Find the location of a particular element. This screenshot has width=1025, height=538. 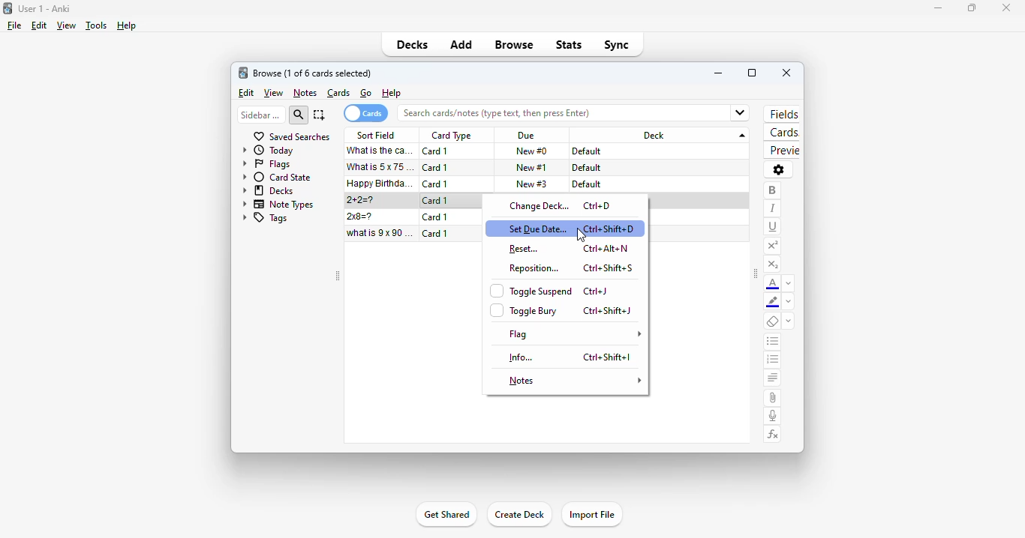

what is the capital of France? is located at coordinates (380, 151).